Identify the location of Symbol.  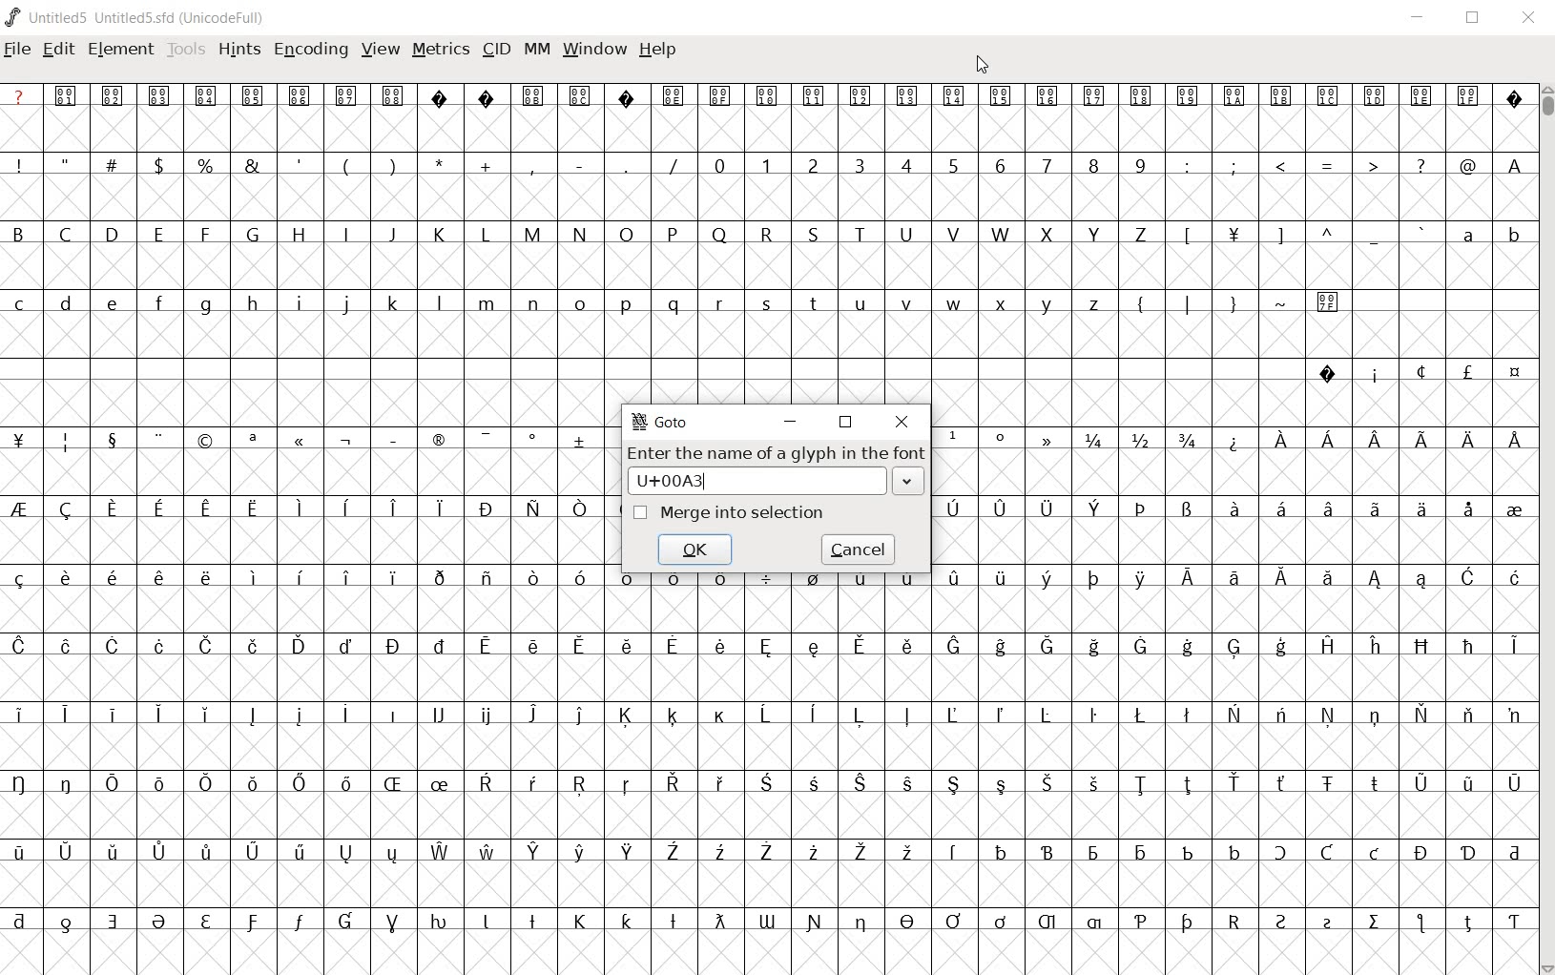
(1048, 715).